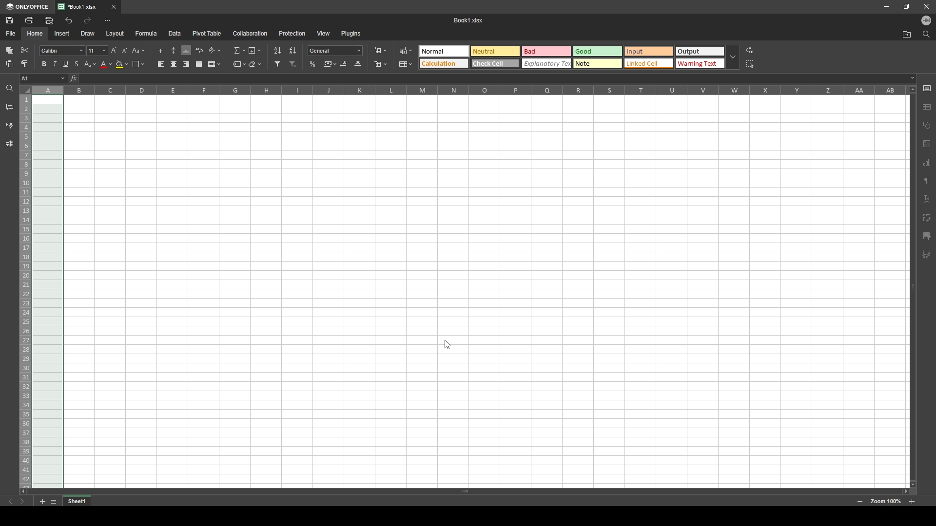 Image resolution: width=936 pixels, height=526 pixels. What do you see at coordinates (10, 50) in the screenshot?
I see `copy` at bounding box center [10, 50].